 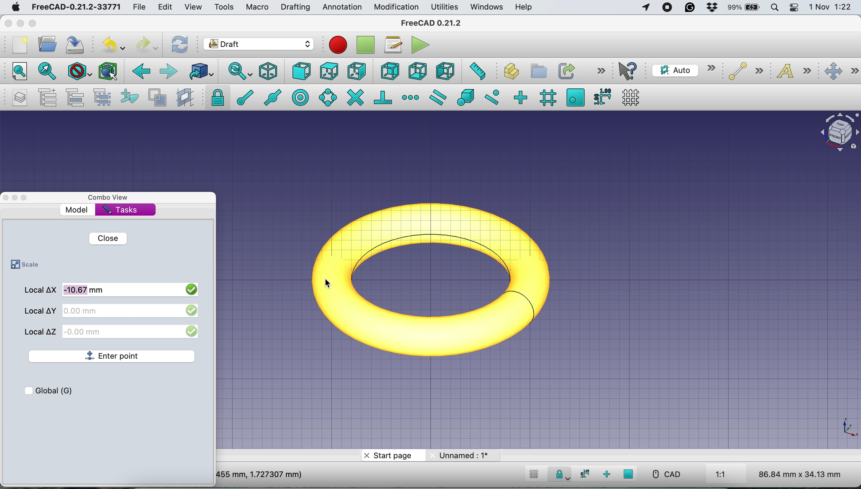 I want to click on manage layers, so click(x=20, y=98).